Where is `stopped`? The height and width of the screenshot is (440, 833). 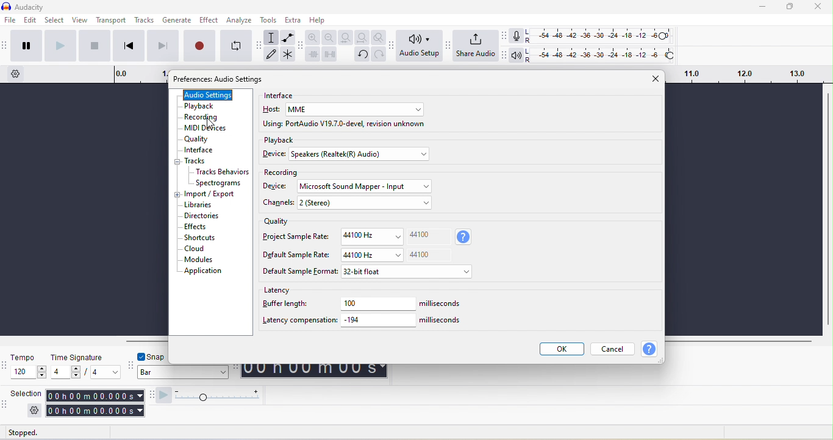 stopped is located at coordinates (38, 433).